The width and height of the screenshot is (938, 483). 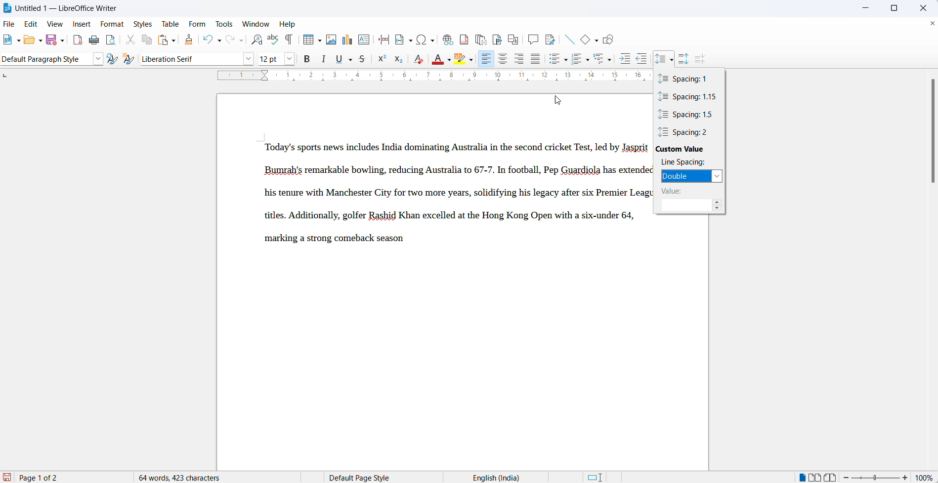 I want to click on text align left, so click(x=487, y=60).